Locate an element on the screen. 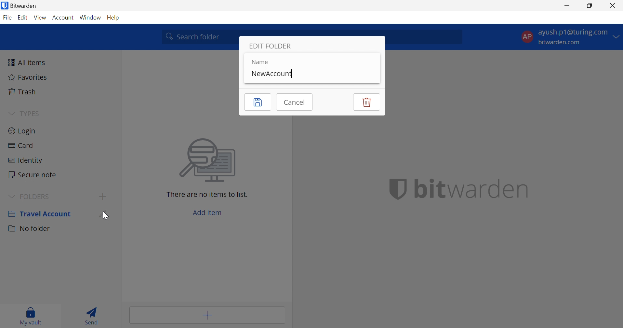 The height and width of the screenshot is (328, 623). Drop Down is located at coordinates (12, 196).